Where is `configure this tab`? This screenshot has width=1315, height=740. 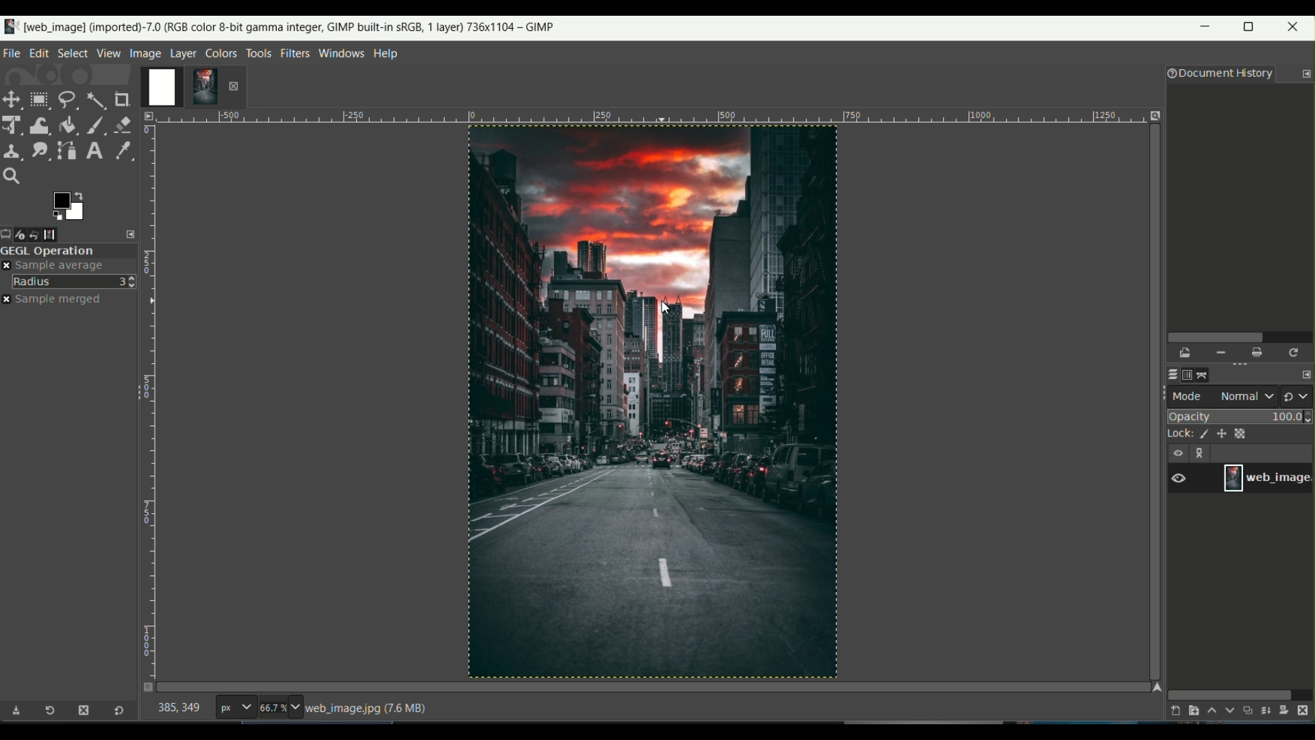 configure this tab is located at coordinates (1306, 74).